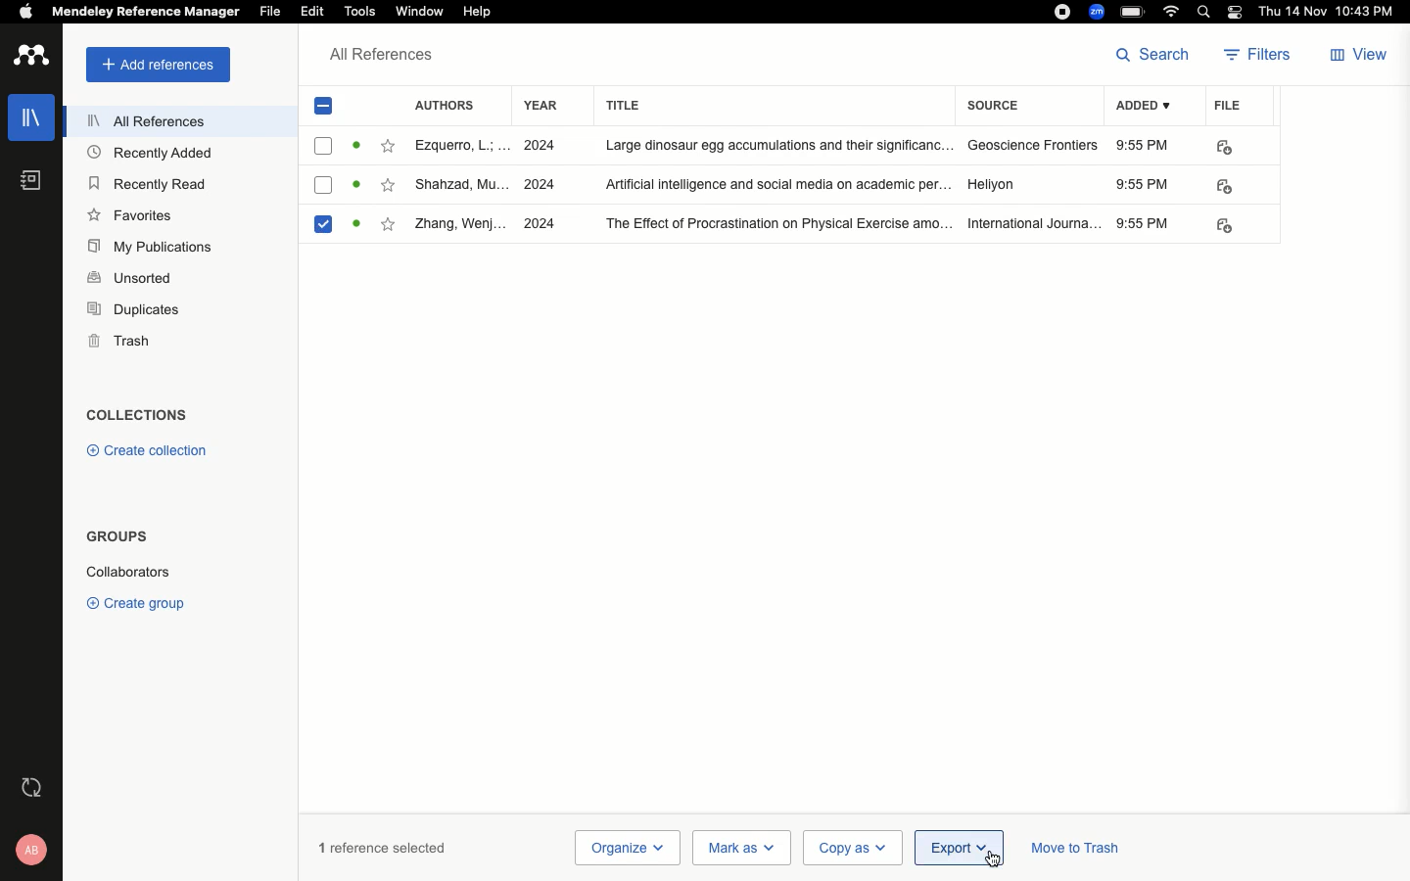  I want to click on All references, so click(382, 59).